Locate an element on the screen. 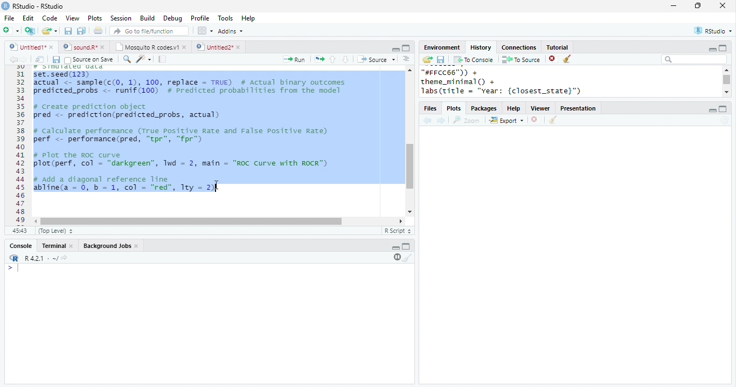 Image resolution: width=736 pixels, height=387 pixels. History is located at coordinates (481, 47).